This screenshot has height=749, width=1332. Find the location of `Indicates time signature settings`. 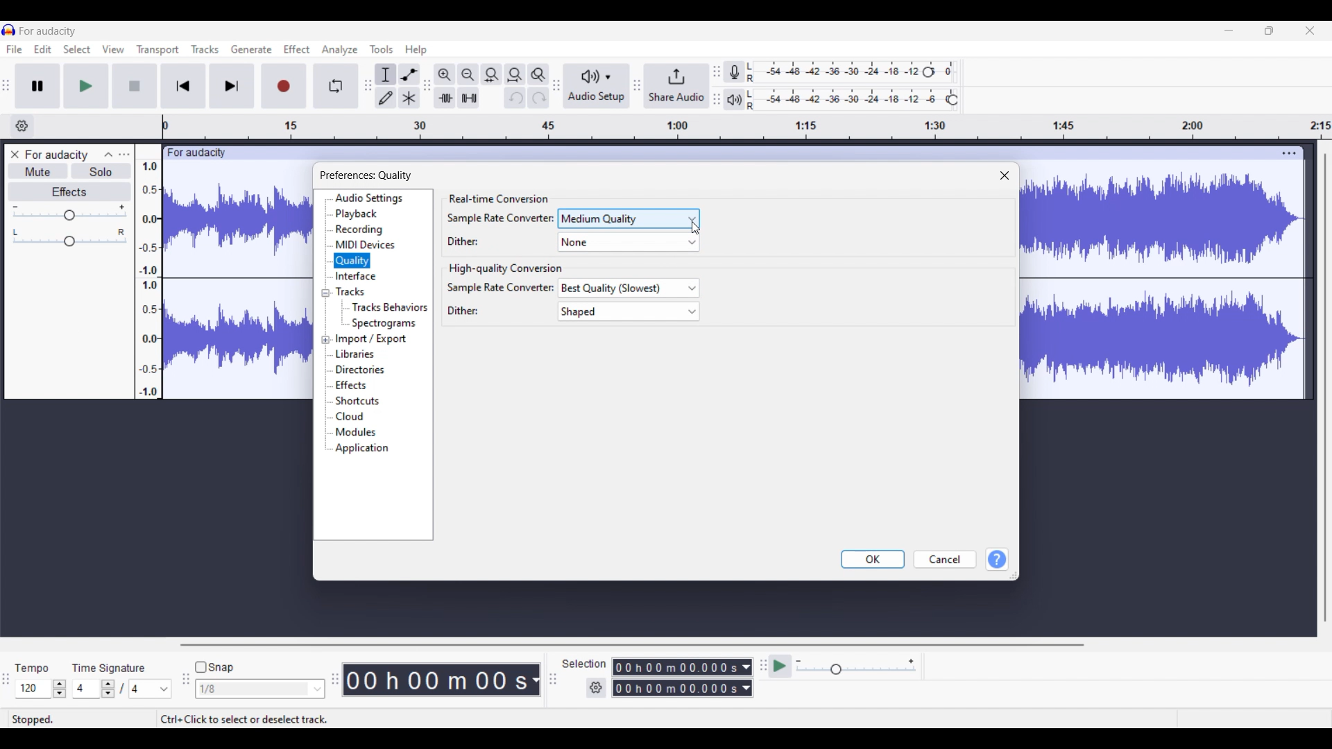

Indicates time signature settings is located at coordinates (109, 668).